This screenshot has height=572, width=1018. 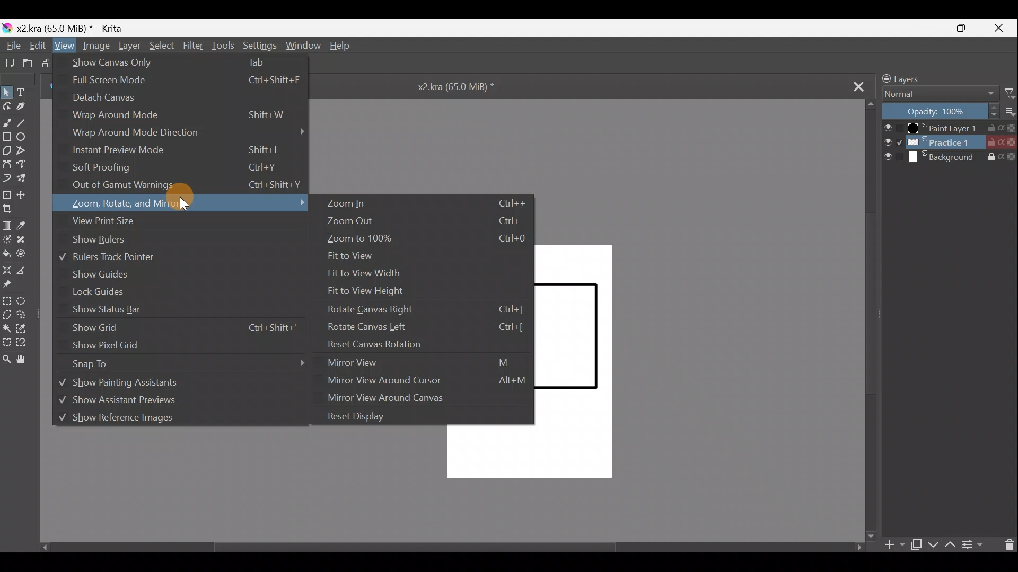 What do you see at coordinates (106, 310) in the screenshot?
I see `Show status bar` at bounding box center [106, 310].